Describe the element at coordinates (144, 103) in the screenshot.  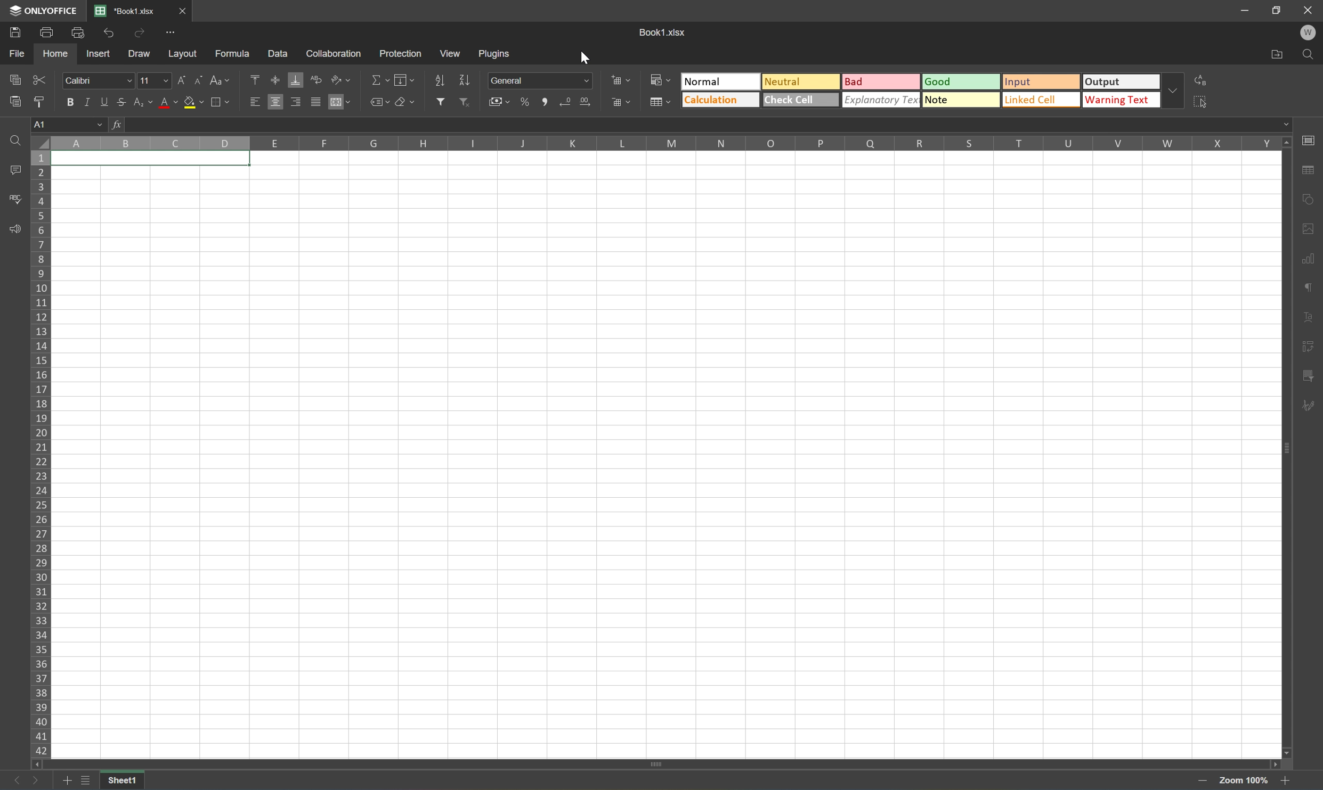
I see `Subscript` at that location.